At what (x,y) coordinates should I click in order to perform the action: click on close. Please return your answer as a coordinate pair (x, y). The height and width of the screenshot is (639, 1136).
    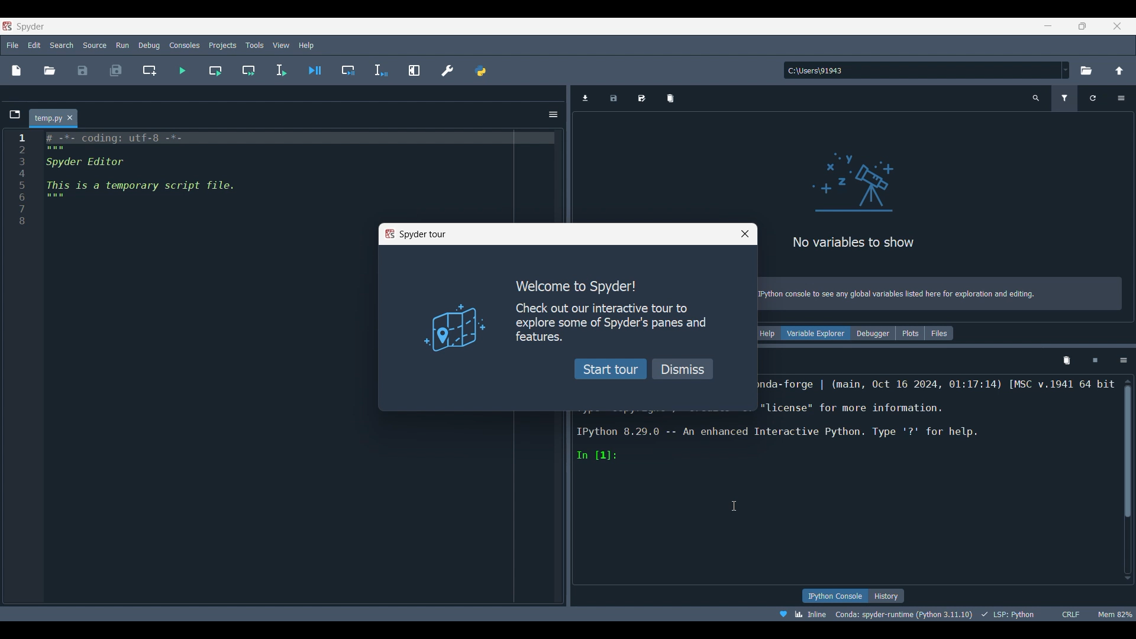
    Looking at the image, I should click on (744, 234).